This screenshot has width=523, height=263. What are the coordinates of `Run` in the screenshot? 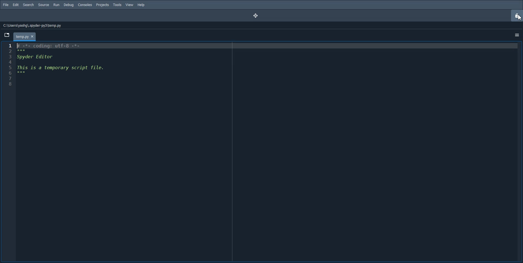 It's located at (56, 4).